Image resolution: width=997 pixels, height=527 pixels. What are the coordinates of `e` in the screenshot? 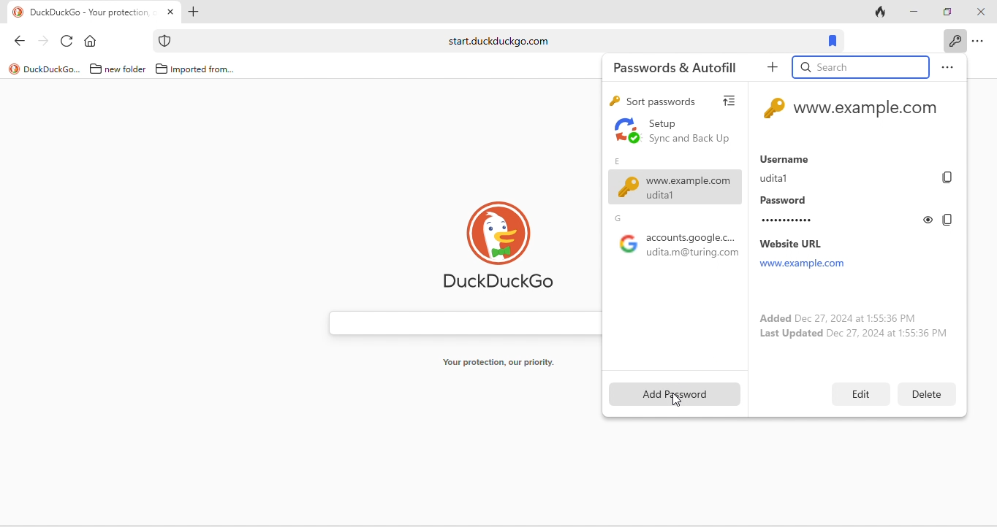 It's located at (618, 161).